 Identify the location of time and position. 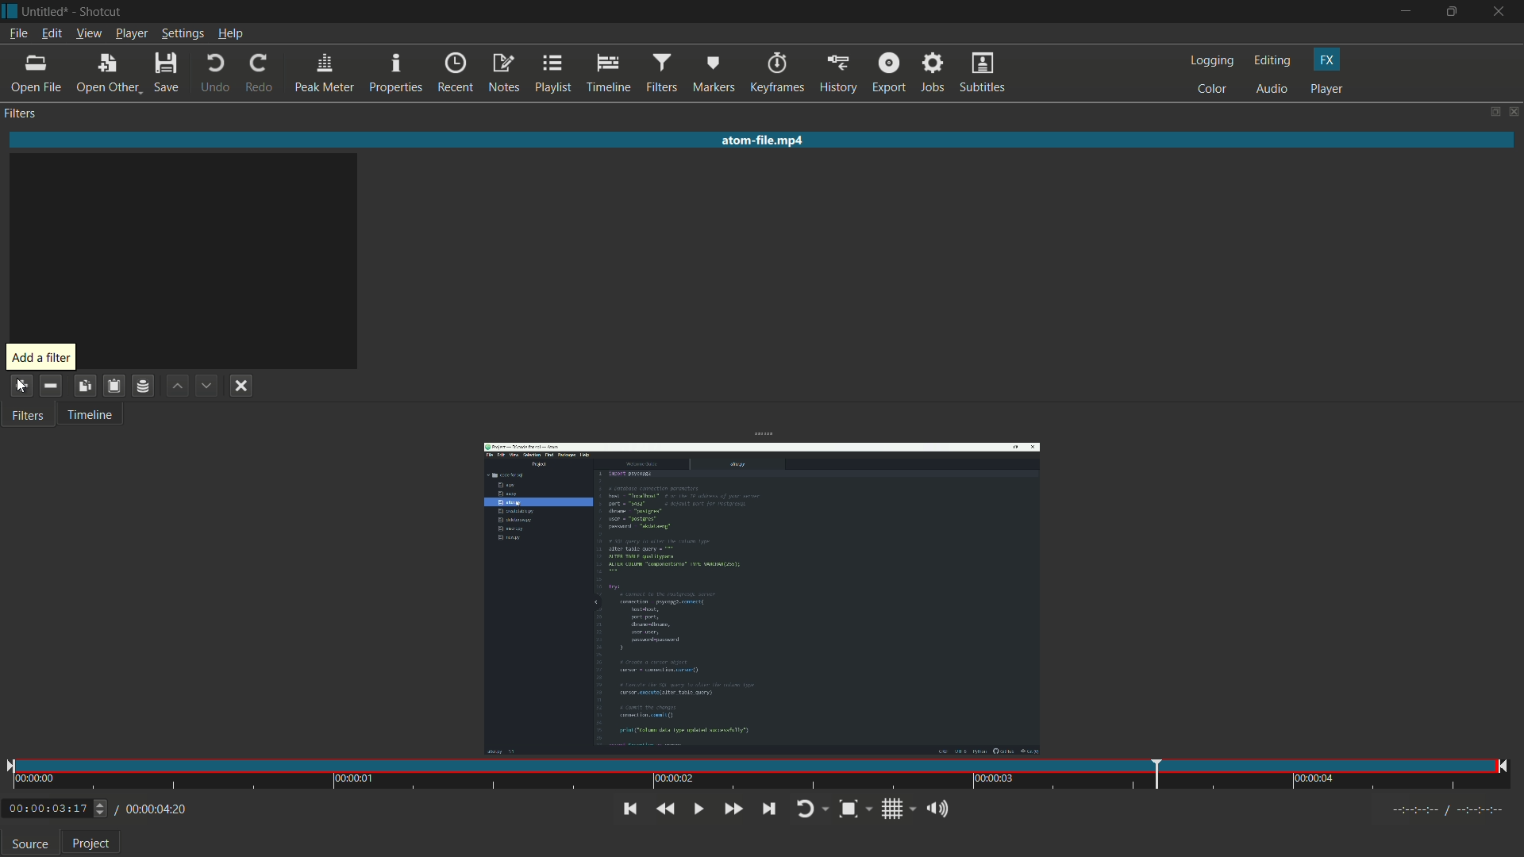
(759, 775).